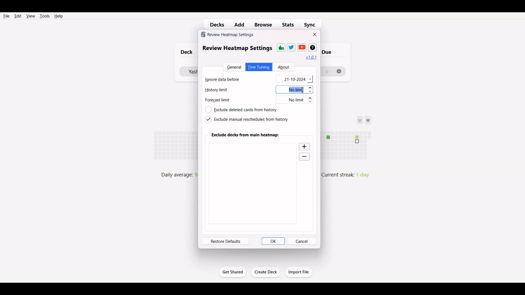  Describe the element at coordinates (7, 16) in the screenshot. I see `File` at that location.